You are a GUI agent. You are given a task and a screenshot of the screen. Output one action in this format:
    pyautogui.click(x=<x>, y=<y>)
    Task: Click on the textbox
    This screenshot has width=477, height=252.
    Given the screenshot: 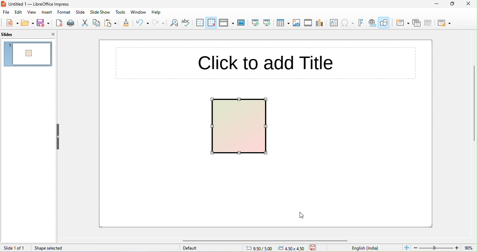 What is the action you would take?
    pyautogui.click(x=333, y=23)
    